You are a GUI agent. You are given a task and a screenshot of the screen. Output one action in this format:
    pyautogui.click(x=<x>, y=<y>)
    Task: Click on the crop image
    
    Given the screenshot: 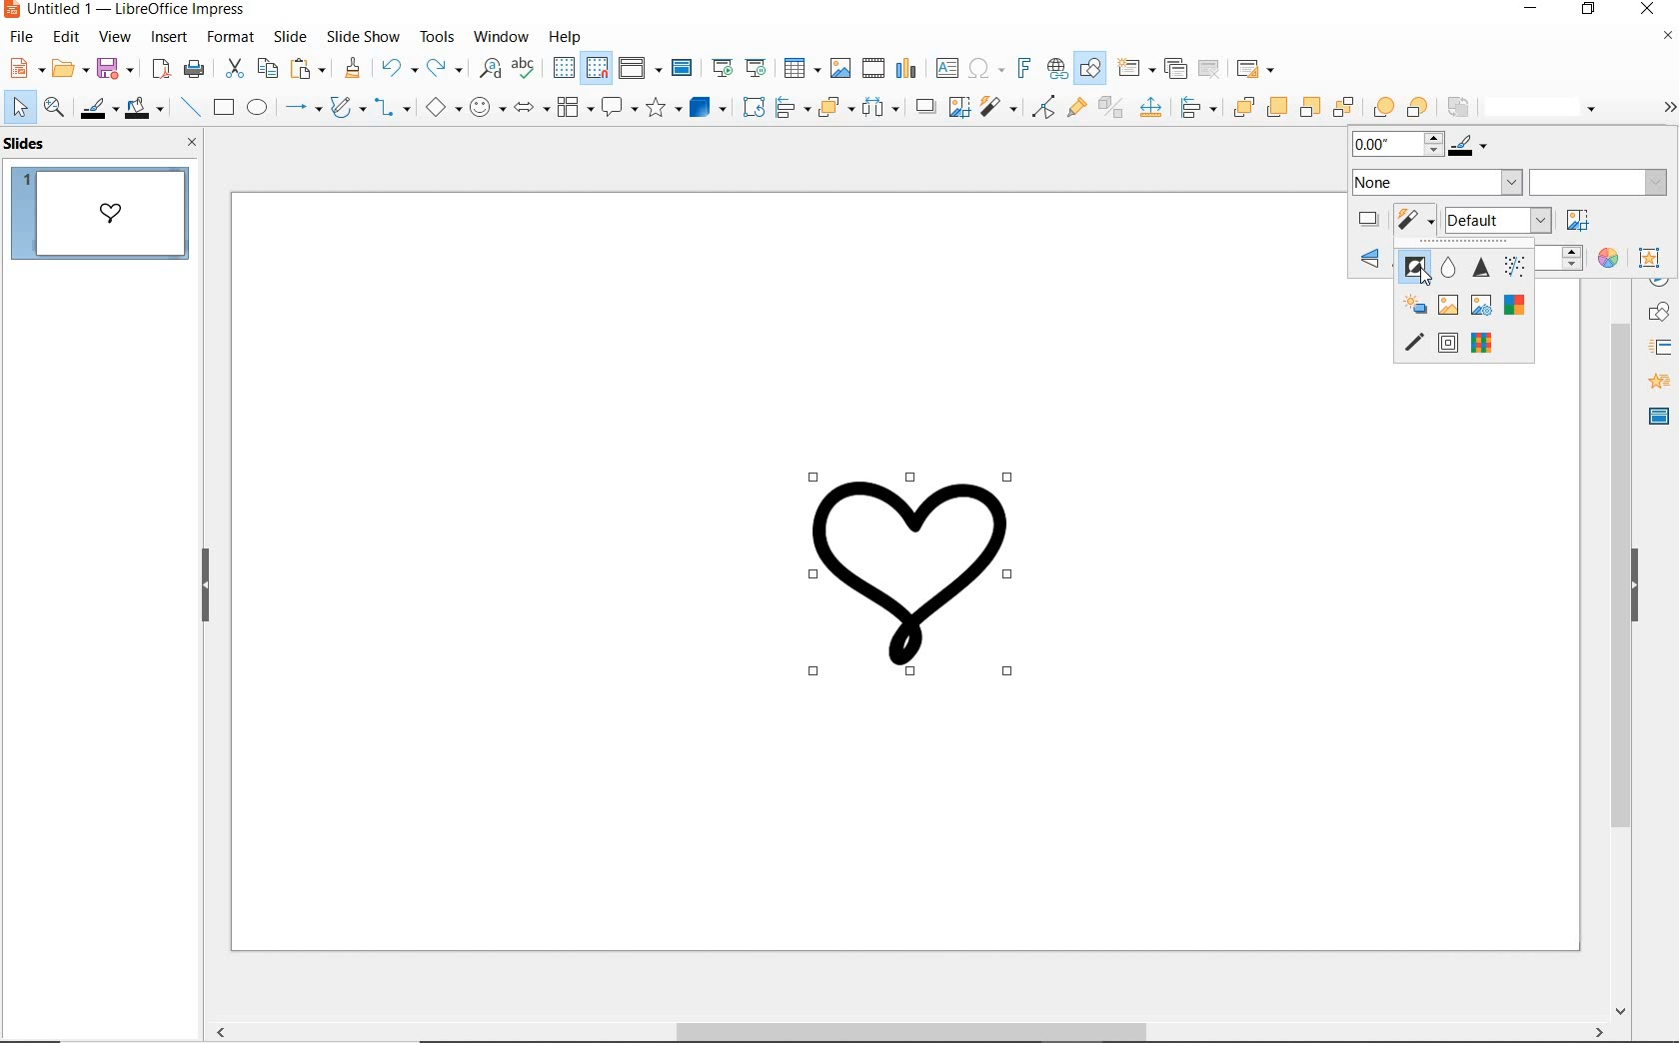 What is the action you would take?
    pyautogui.click(x=1579, y=219)
    